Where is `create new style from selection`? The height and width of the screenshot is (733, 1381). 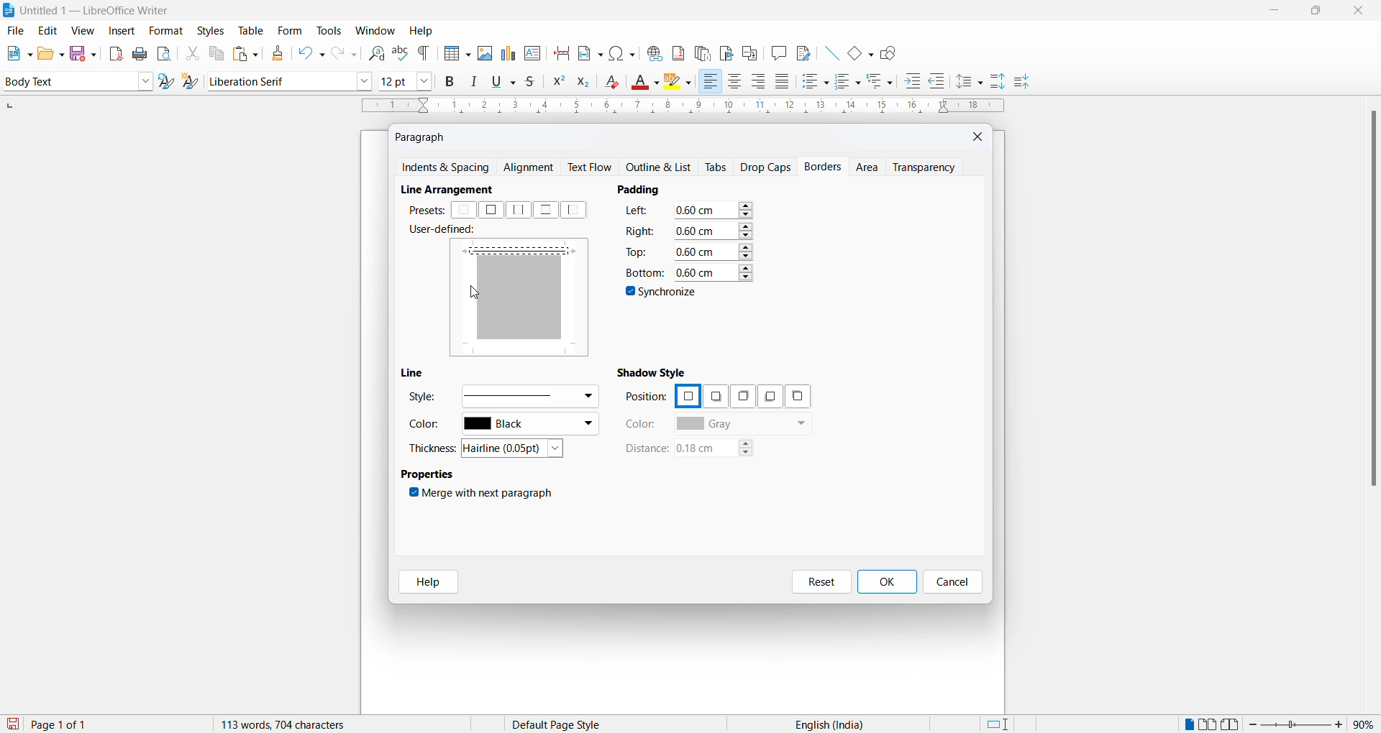
create new style from selection is located at coordinates (193, 83).